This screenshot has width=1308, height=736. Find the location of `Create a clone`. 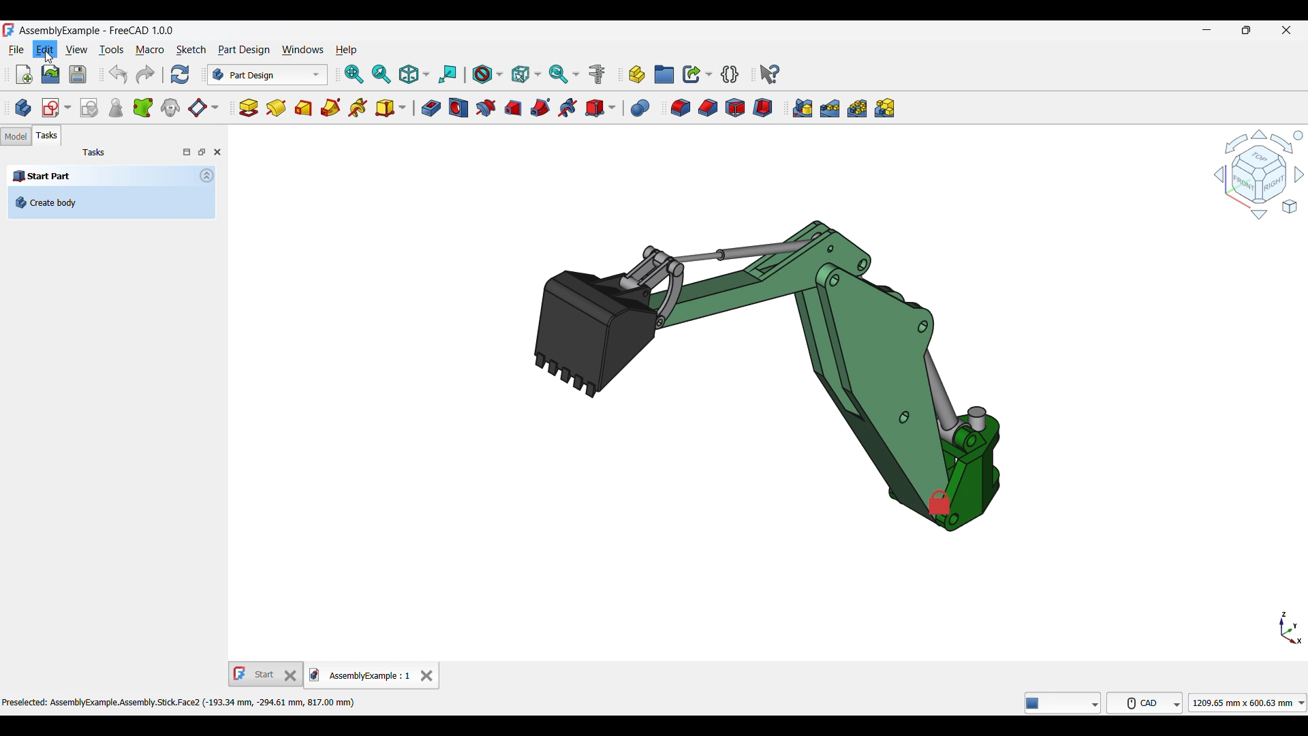

Create a clone is located at coordinates (170, 107).